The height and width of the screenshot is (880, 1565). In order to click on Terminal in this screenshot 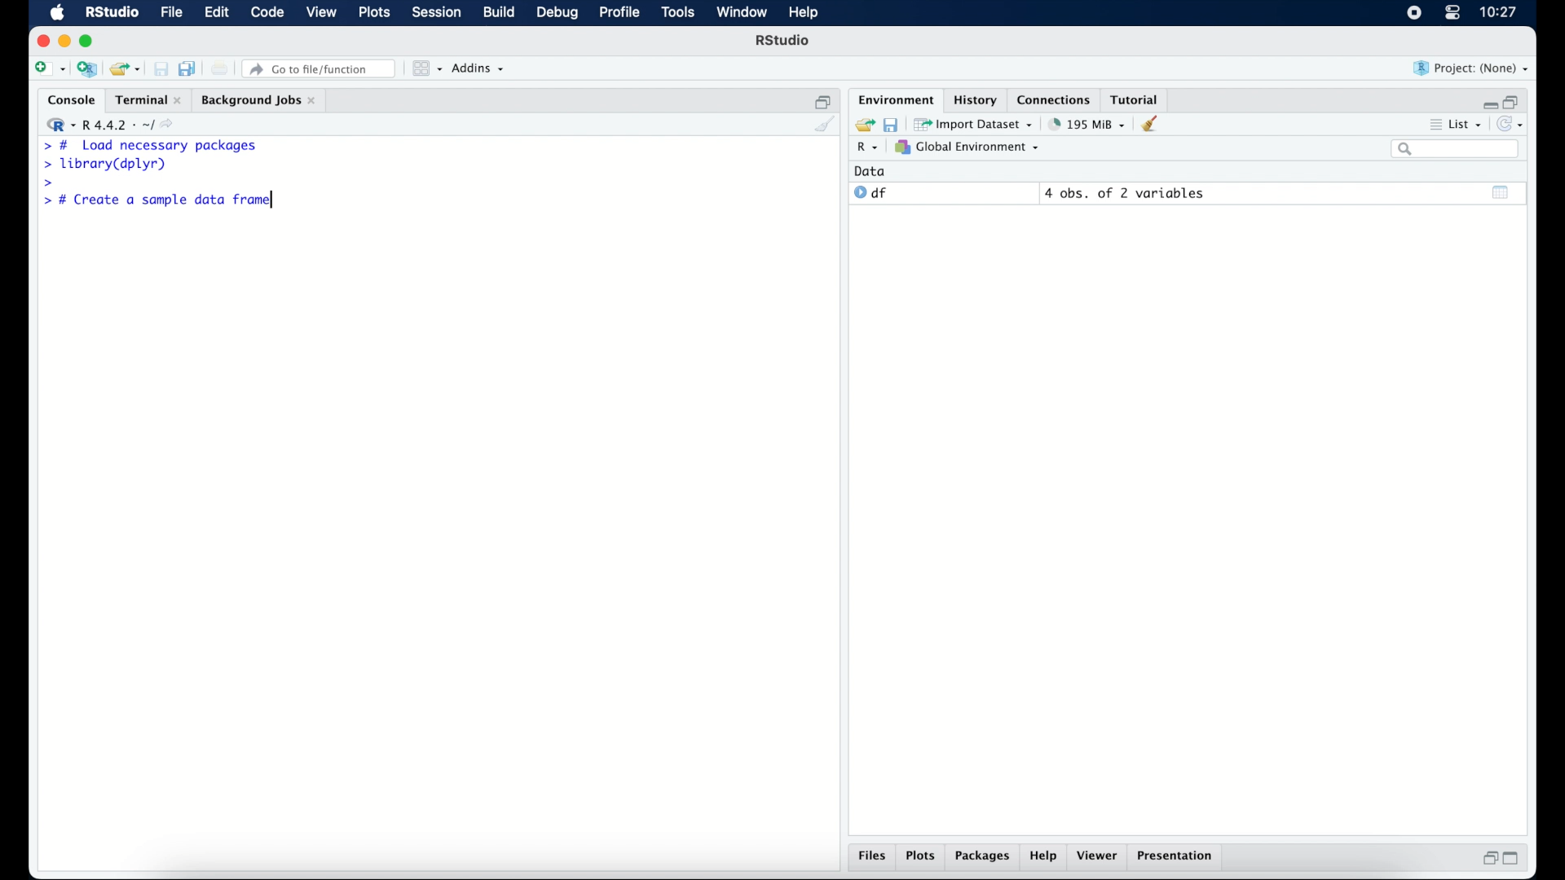, I will do `click(143, 99)`.